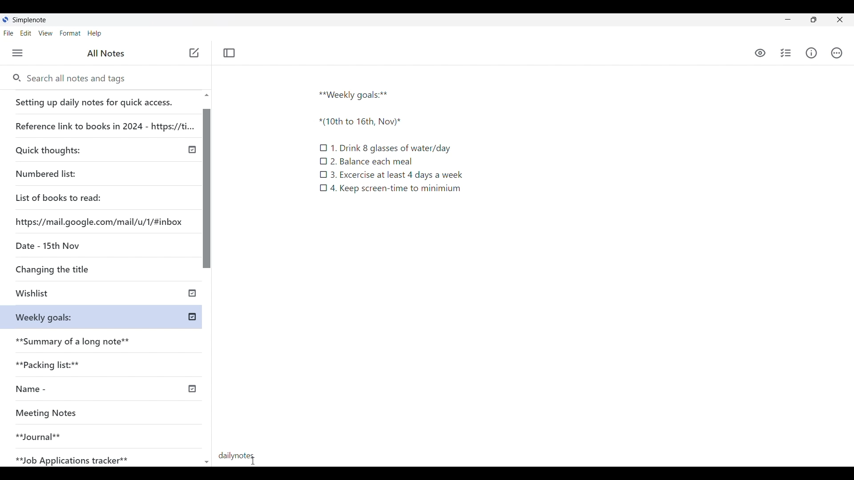 The height and width of the screenshot is (480, 854). I want to click on Software note, so click(31, 20).